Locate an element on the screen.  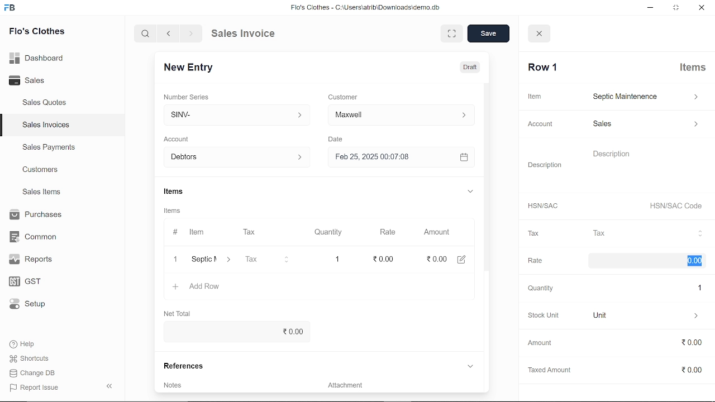
‘Number Series is located at coordinates (189, 97).